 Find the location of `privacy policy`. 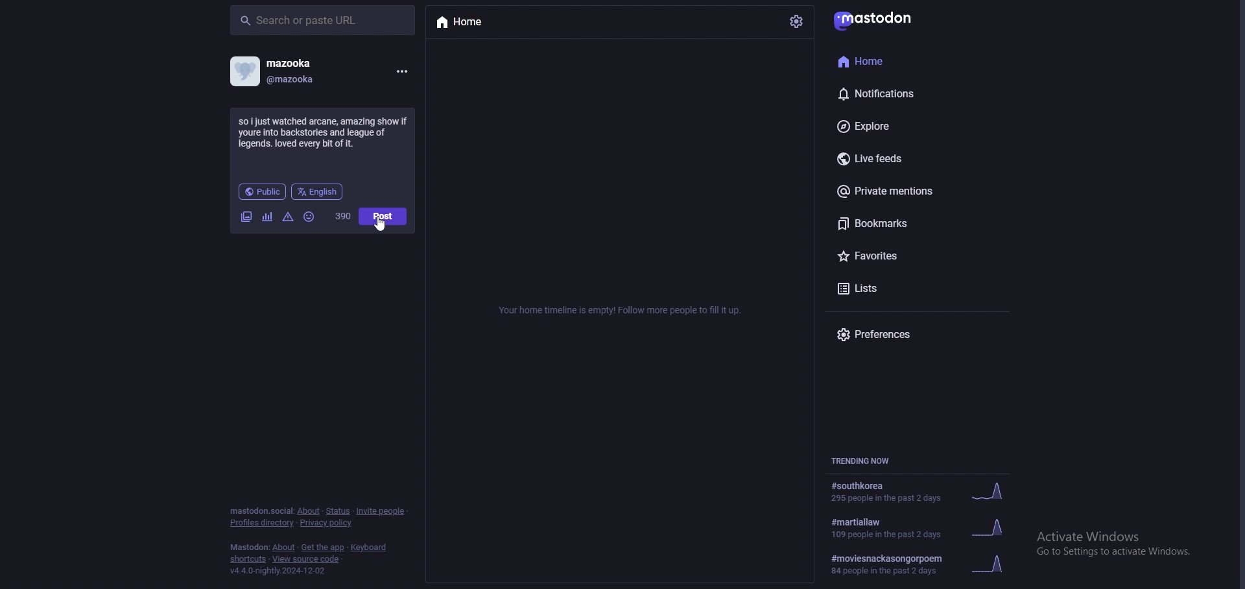

privacy policy is located at coordinates (329, 523).